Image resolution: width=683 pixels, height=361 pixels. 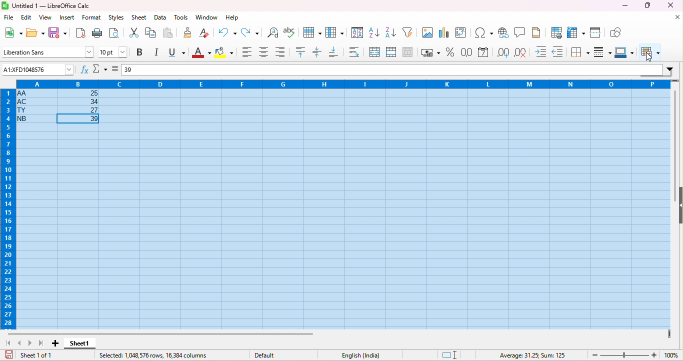 I want to click on define print area, so click(x=557, y=33).